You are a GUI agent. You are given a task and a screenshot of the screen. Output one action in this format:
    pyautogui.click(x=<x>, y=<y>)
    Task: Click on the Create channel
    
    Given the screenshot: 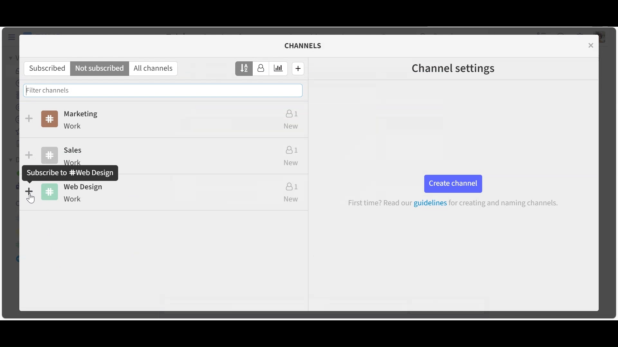 What is the action you would take?
    pyautogui.click(x=453, y=184)
    